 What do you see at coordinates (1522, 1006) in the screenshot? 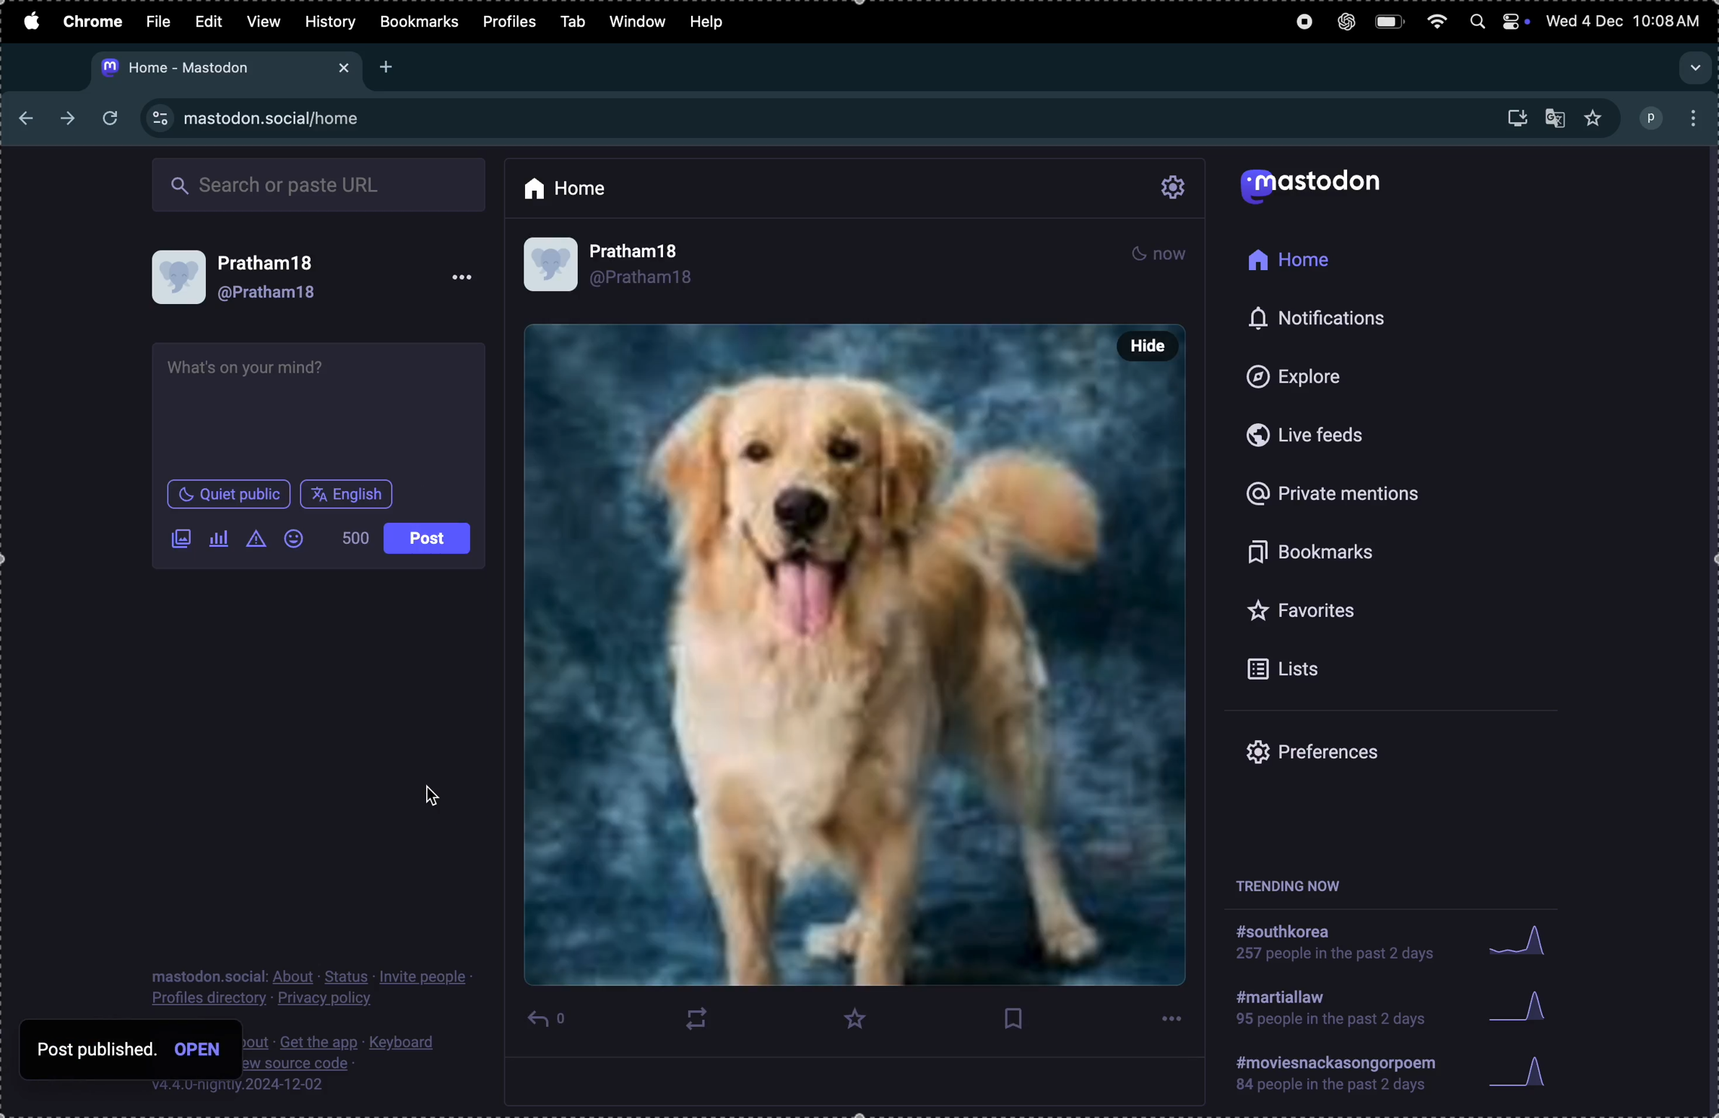
I see `graph` at bounding box center [1522, 1006].